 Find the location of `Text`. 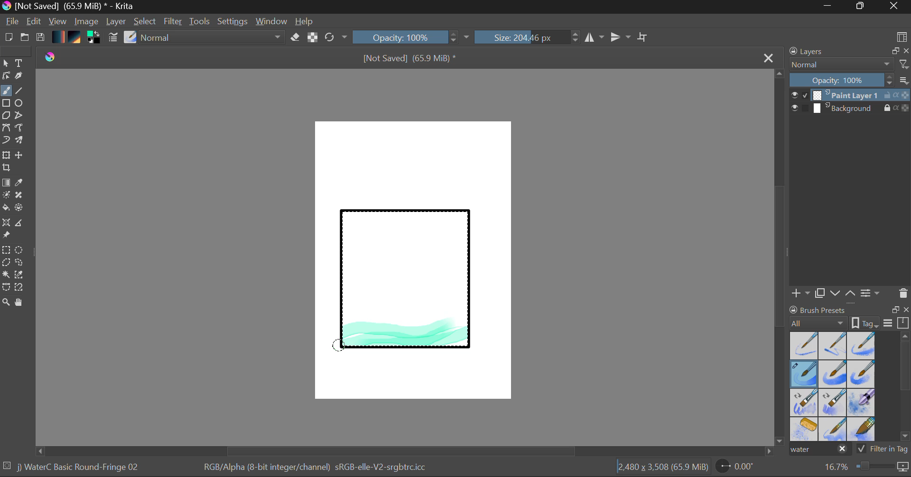

Text is located at coordinates (19, 62).